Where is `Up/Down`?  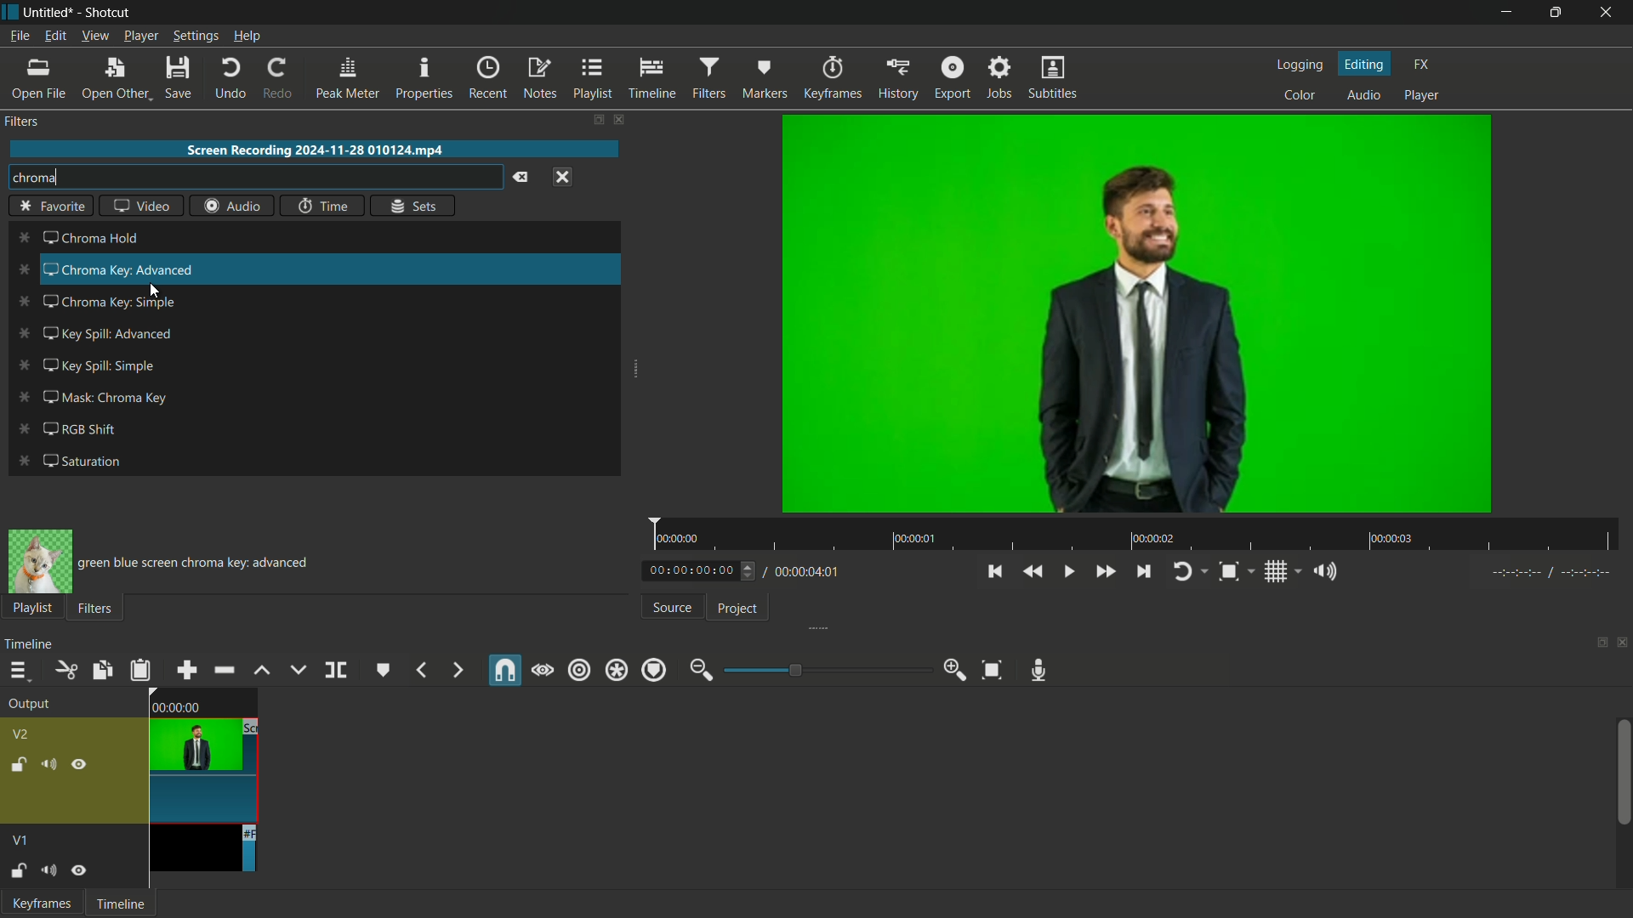 Up/Down is located at coordinates (752, 571).